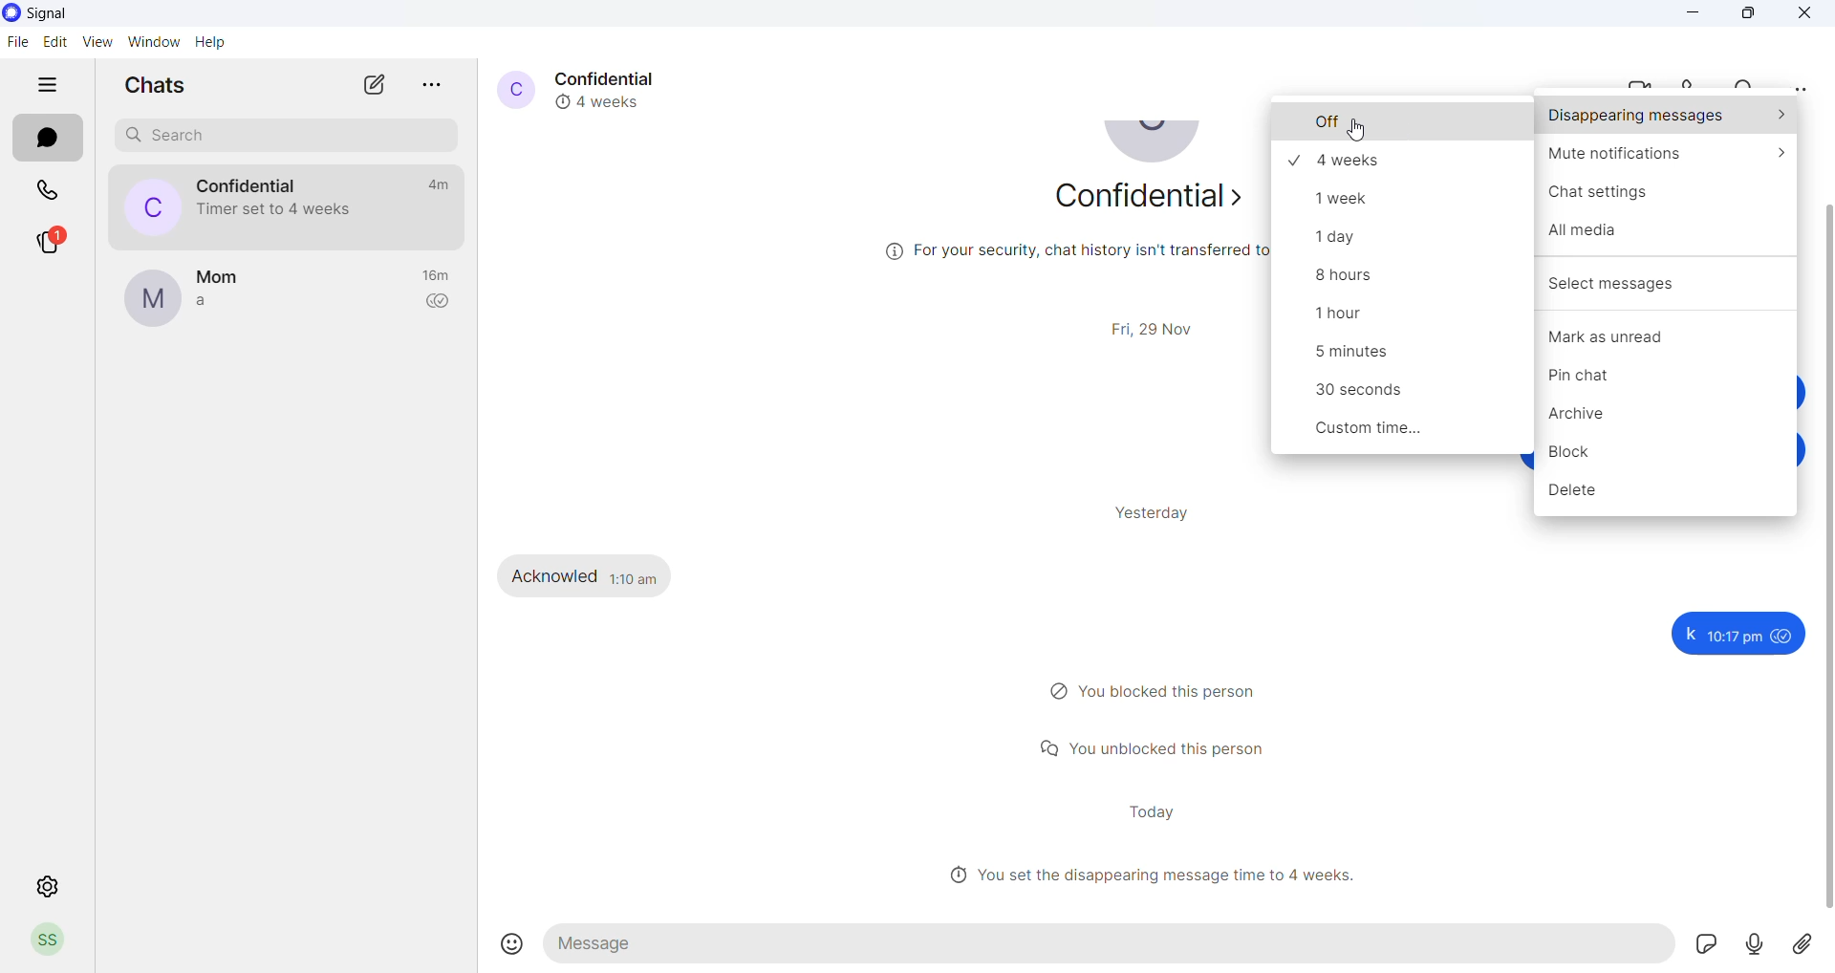 This screenshot has height=973, width=1835. Describe the element at coordinates (1143, 202) in the screenshot. I see `about profile` at that location.